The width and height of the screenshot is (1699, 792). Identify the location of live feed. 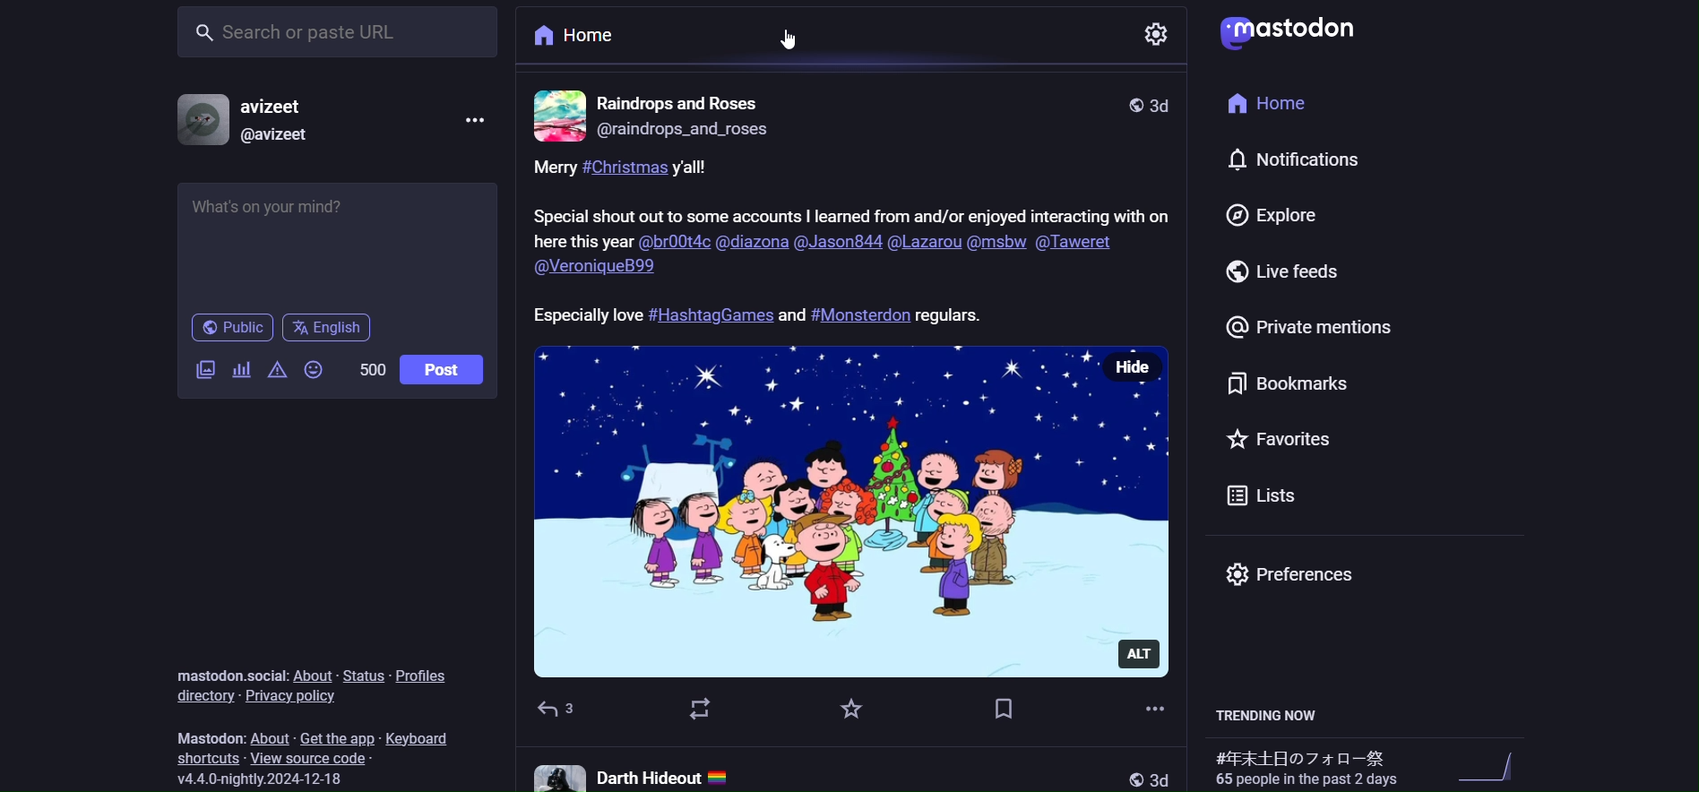
(1285, 273).